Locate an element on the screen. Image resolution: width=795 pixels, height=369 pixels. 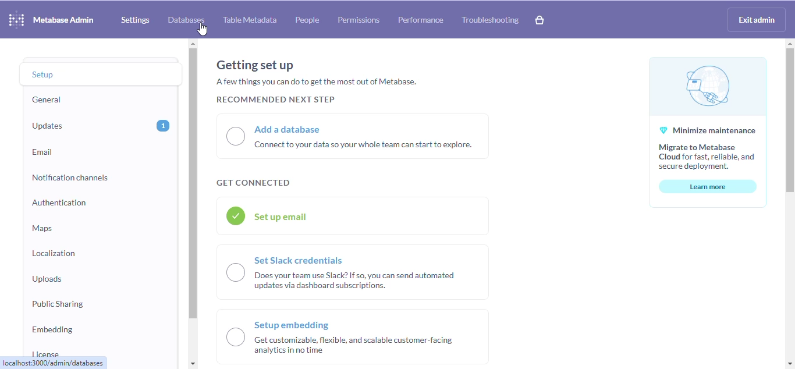
getting set up is located at coordinates (254, 65).